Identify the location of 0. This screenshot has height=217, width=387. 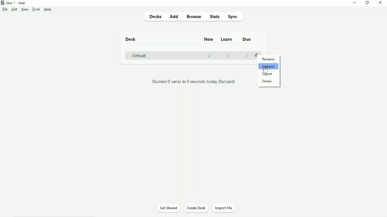
(247, 56).